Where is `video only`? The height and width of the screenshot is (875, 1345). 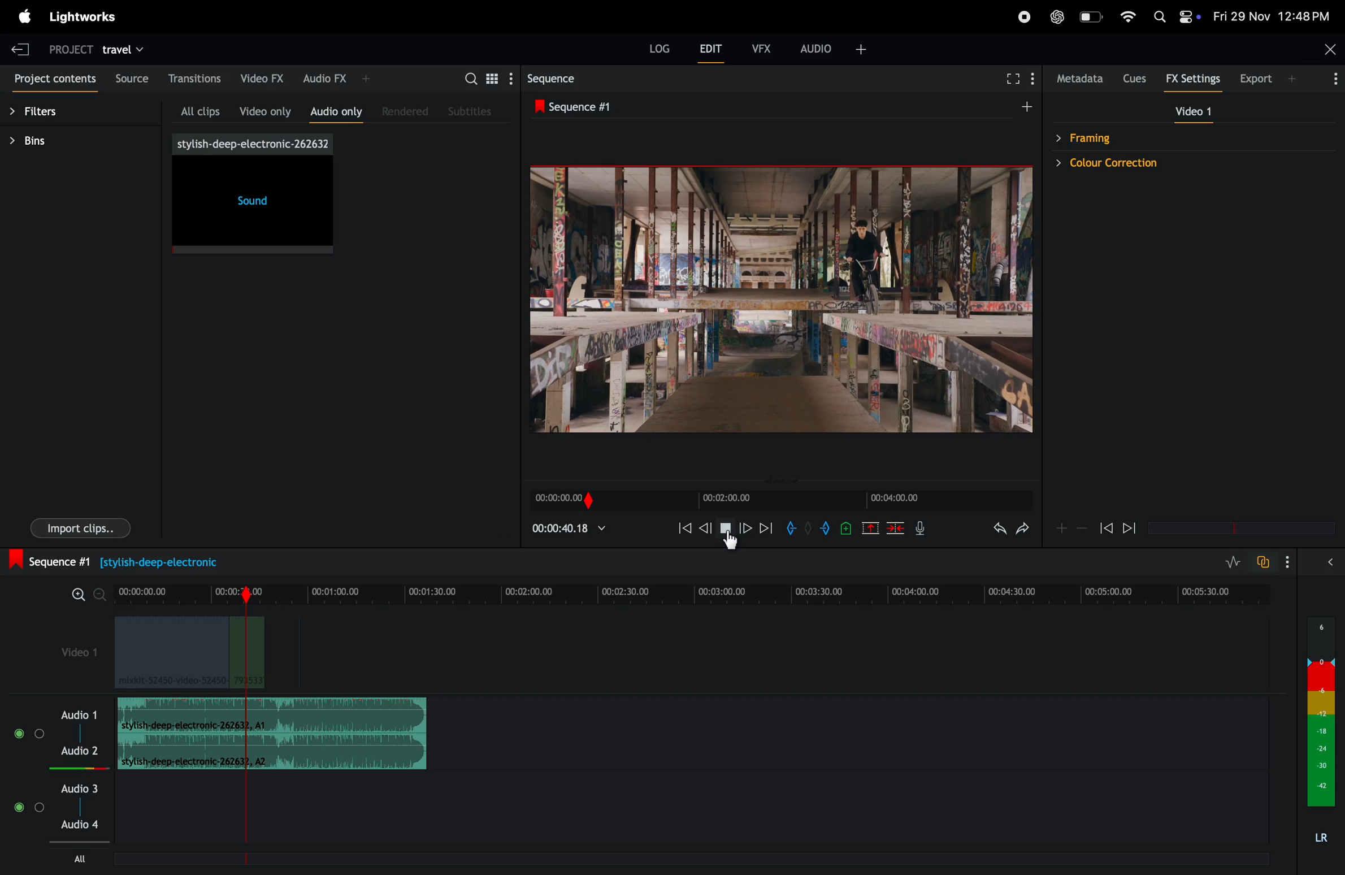
video only is located at coordinates (265, 109).